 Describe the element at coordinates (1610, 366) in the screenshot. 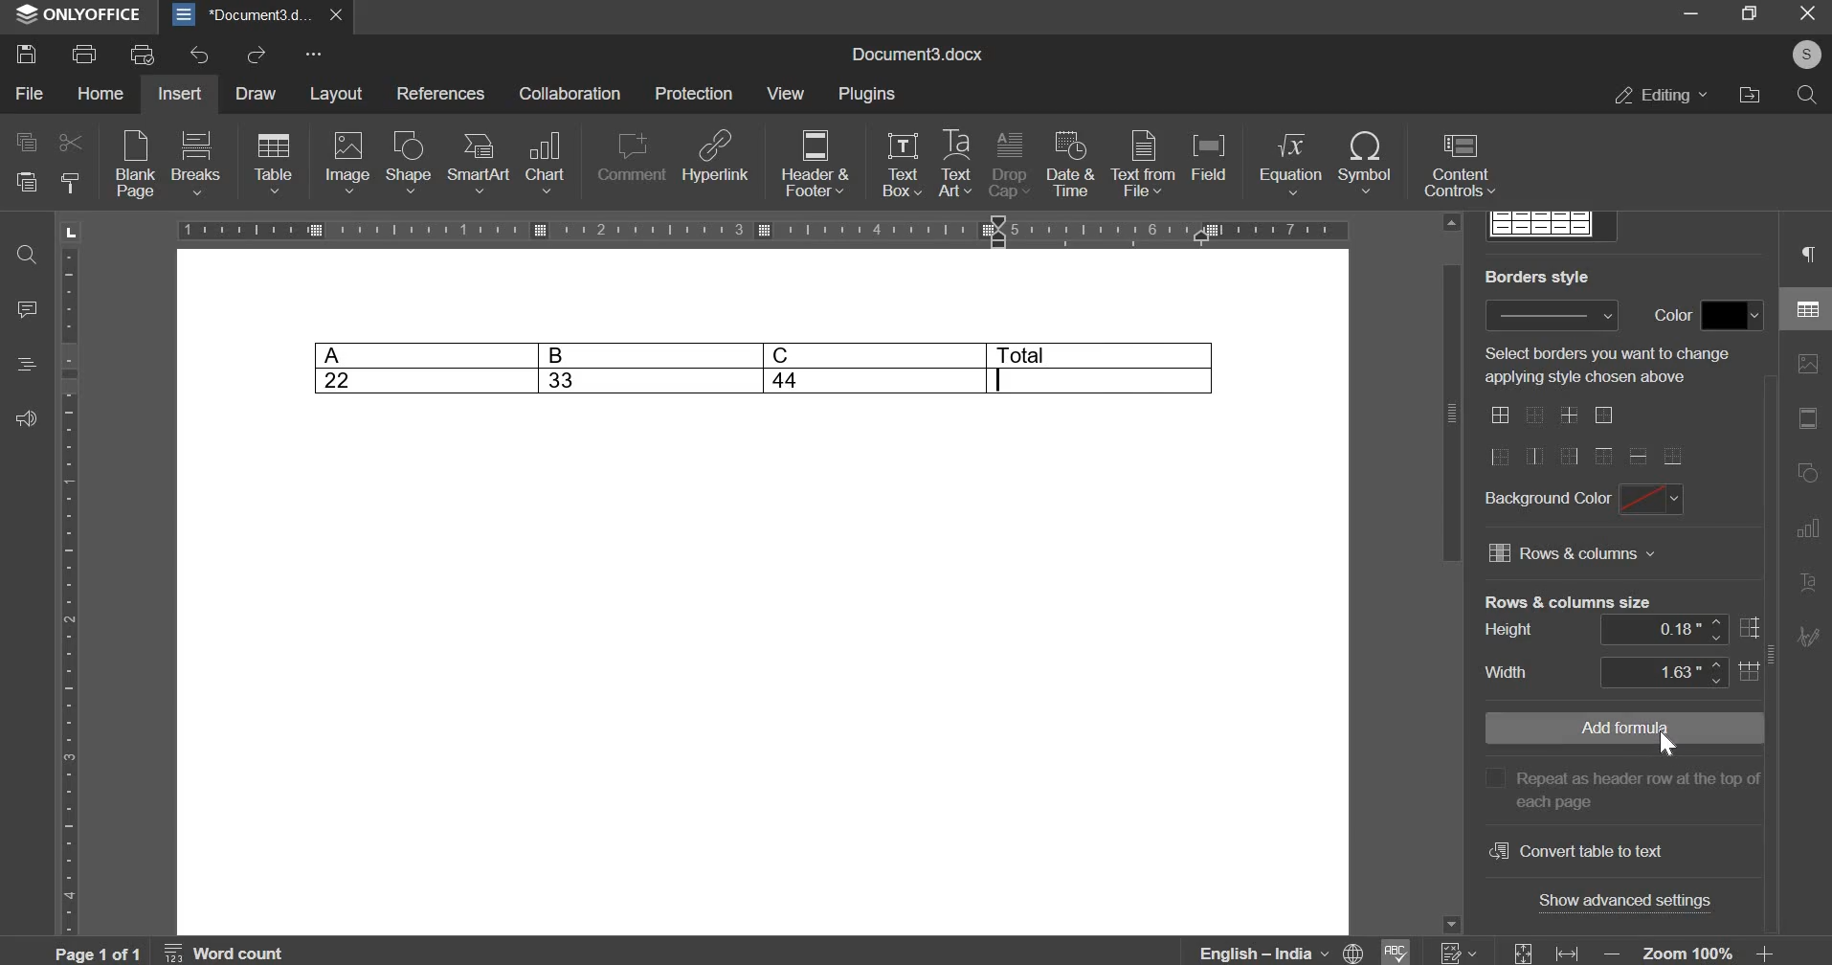

I see `Select borders you want to change
applying style chosen above` at that location.